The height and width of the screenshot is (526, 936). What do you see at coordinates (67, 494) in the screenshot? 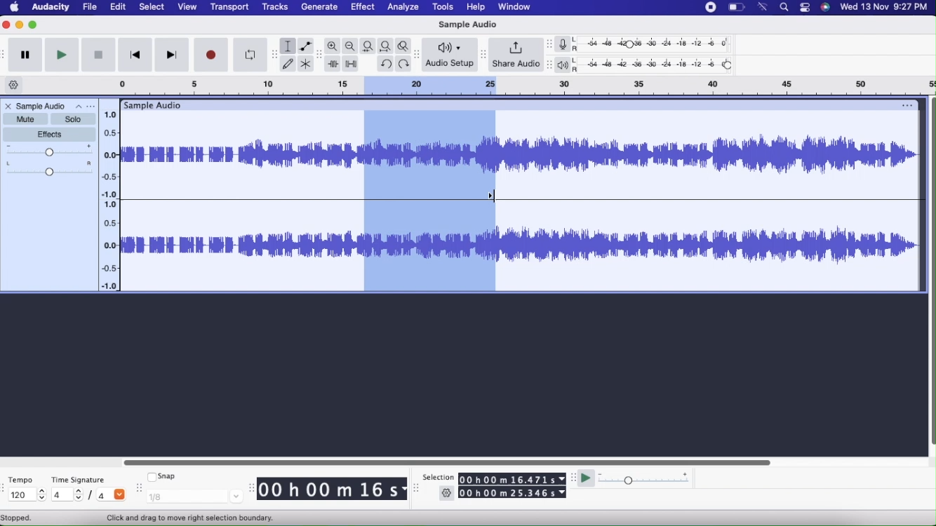
I see `4` at bounding box center [67, 494].